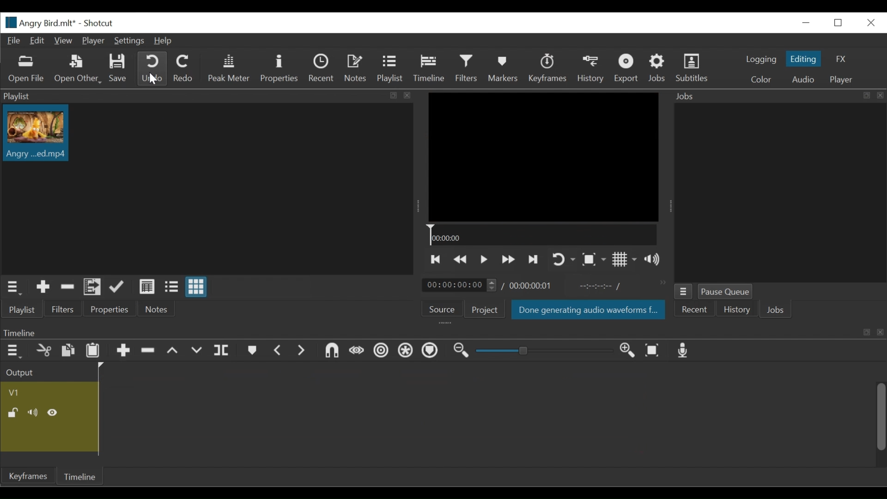 This screenshot has width=887, height=499. What do you see at coordinates (545, 157) in the screenshot?
I see `Media Viewer` at bounding box center [545, 157].